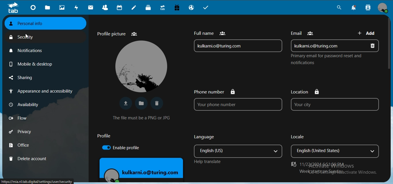 Image resolution: width=393 pixels, height=184 pixels. I want to click on activity, so click(77, 7).